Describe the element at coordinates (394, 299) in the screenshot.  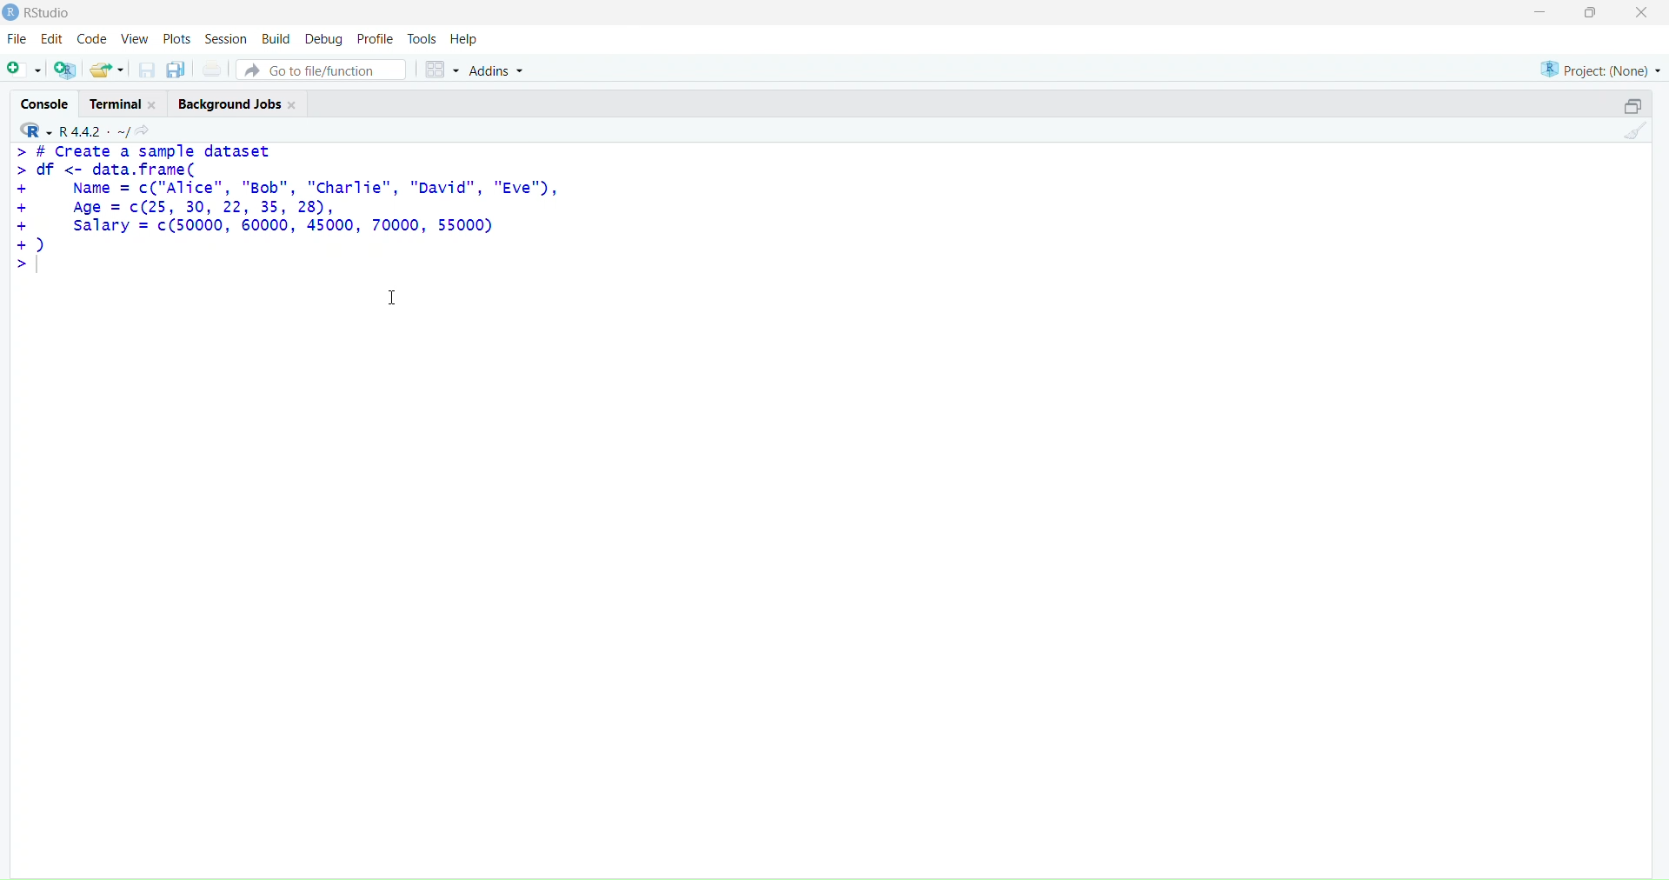
I see `cursor` at that location.